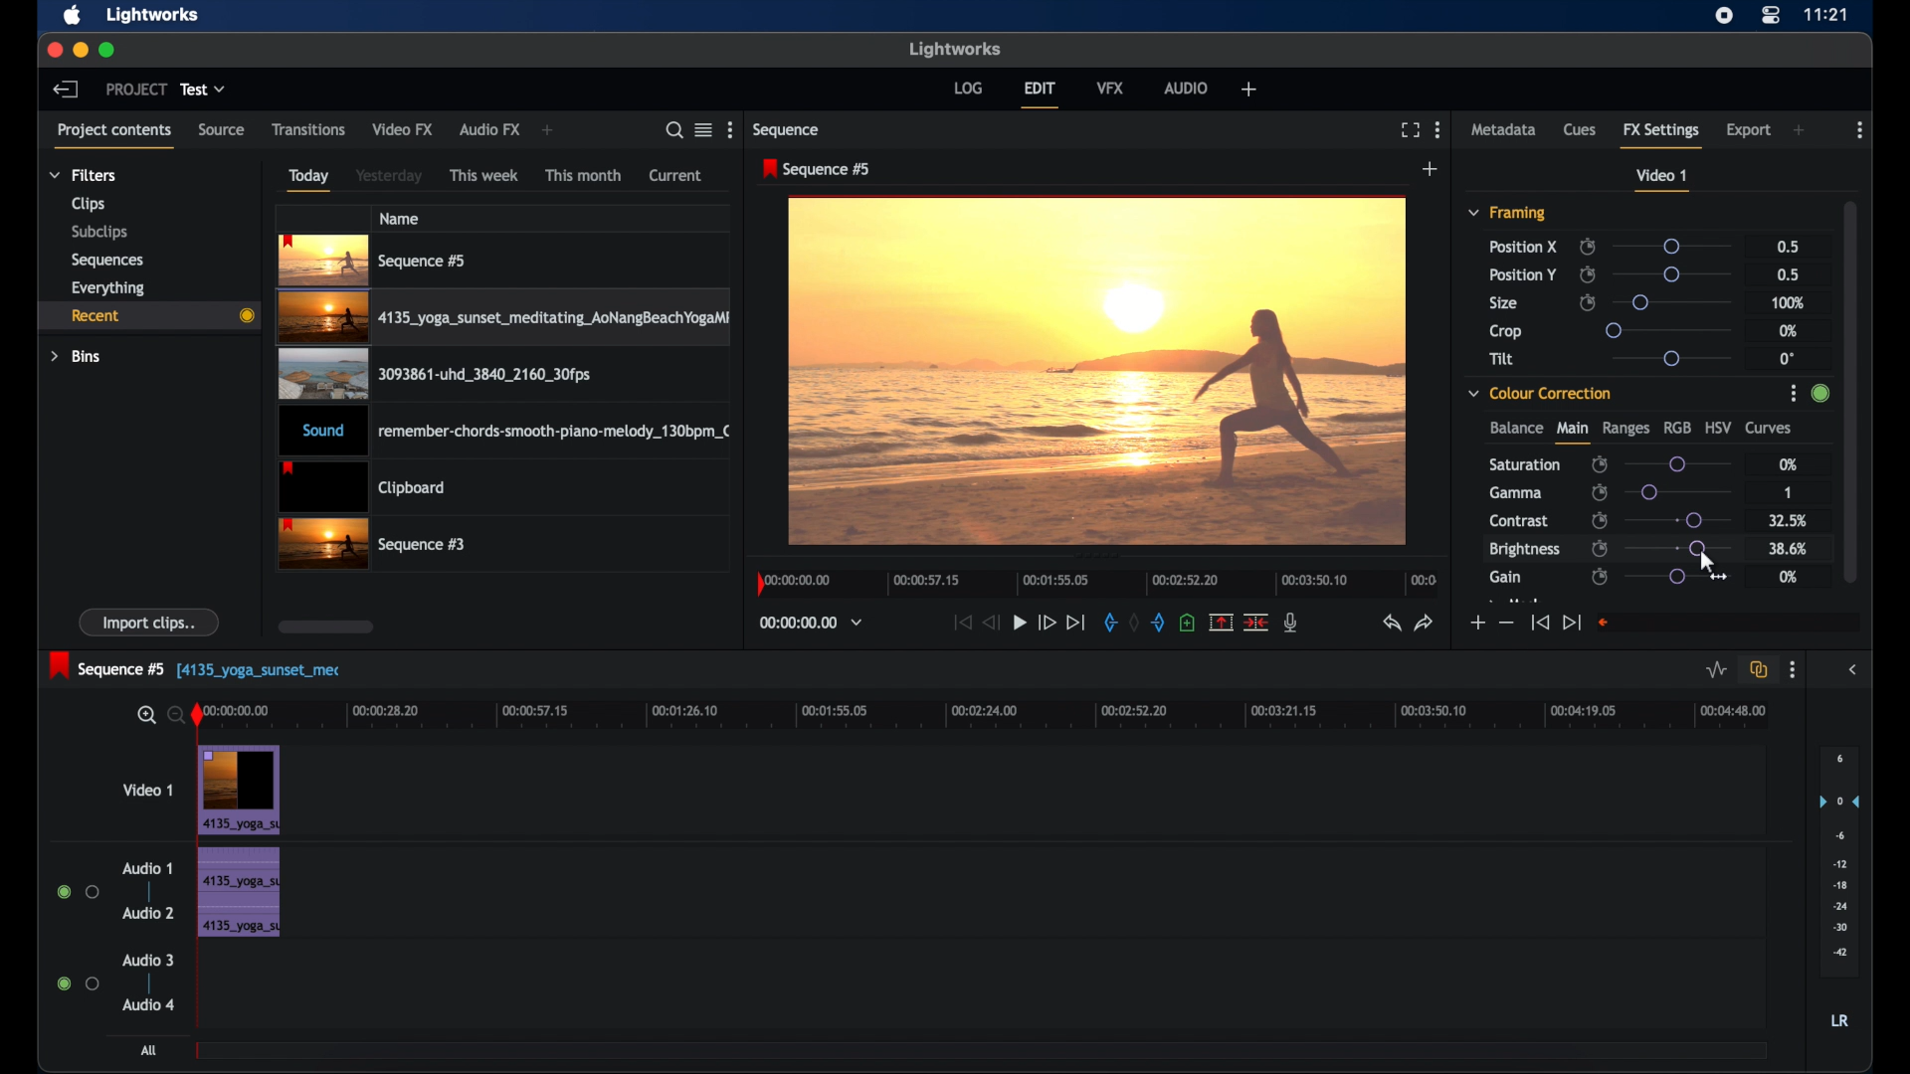  I want to click on moreoptions, so click(1438, 128).